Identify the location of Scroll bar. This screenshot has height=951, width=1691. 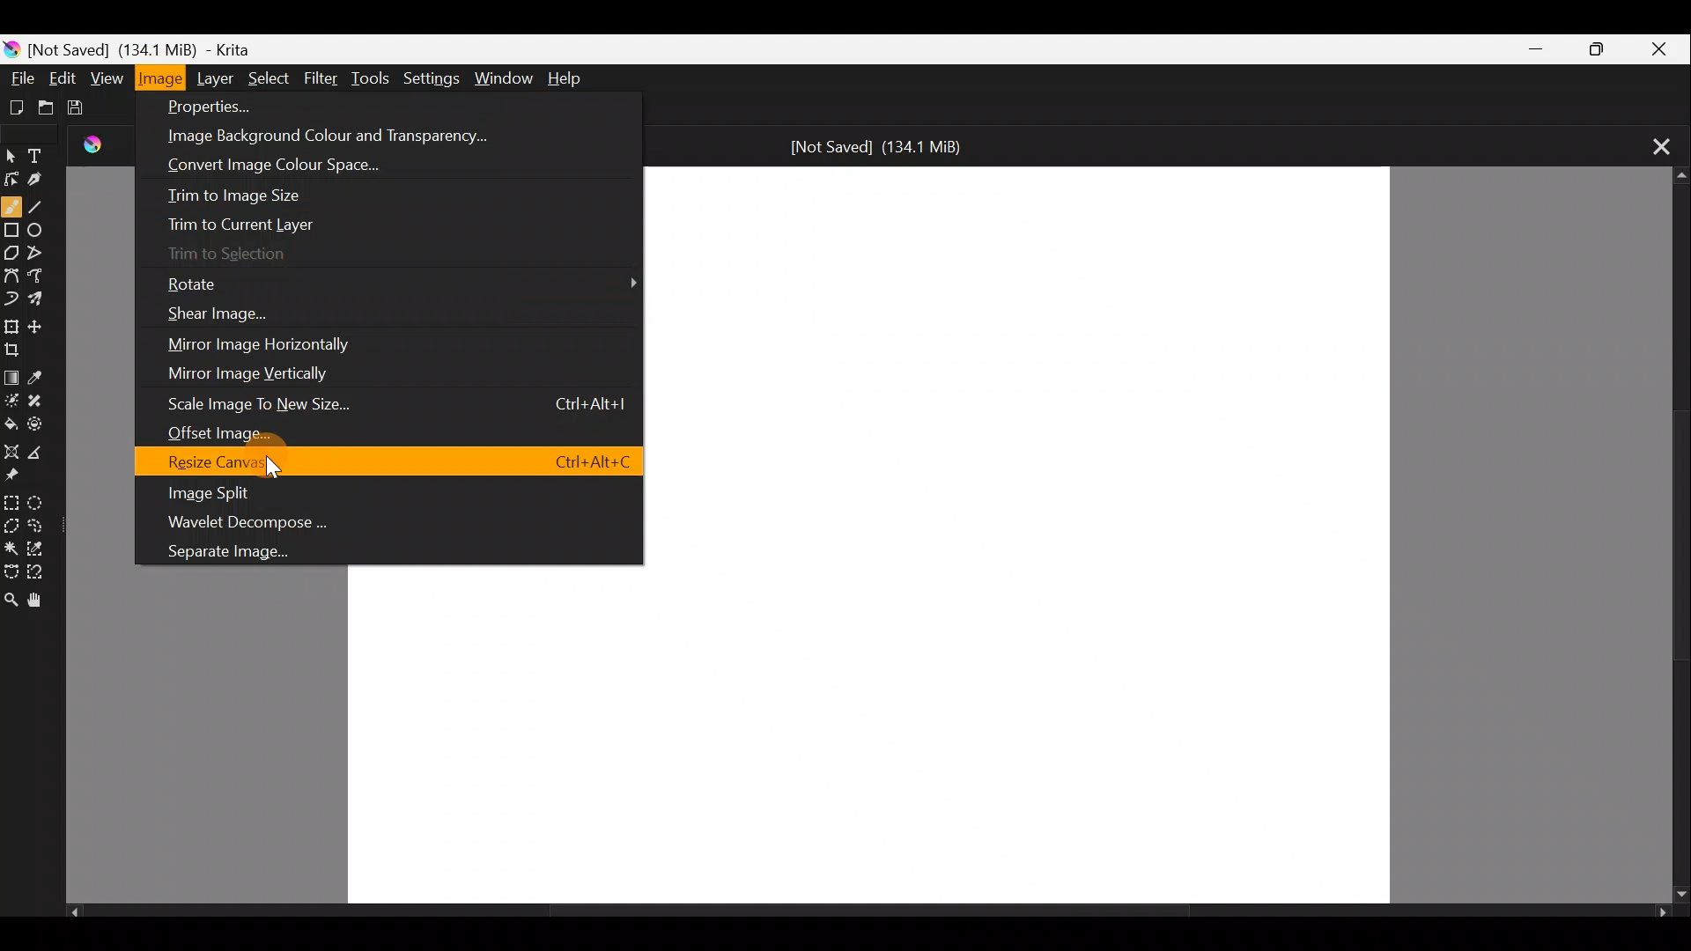
(1673, 536).